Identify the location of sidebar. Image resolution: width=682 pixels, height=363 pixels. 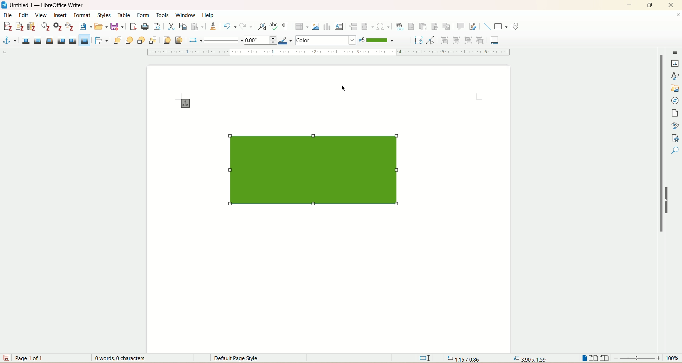
(676, 53).